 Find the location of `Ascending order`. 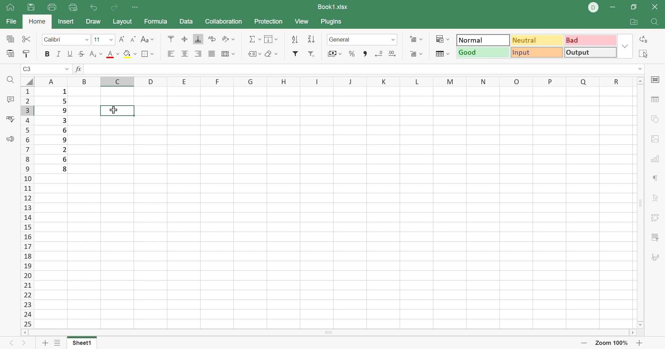

Ascending order is located at coordinates (295, 40).